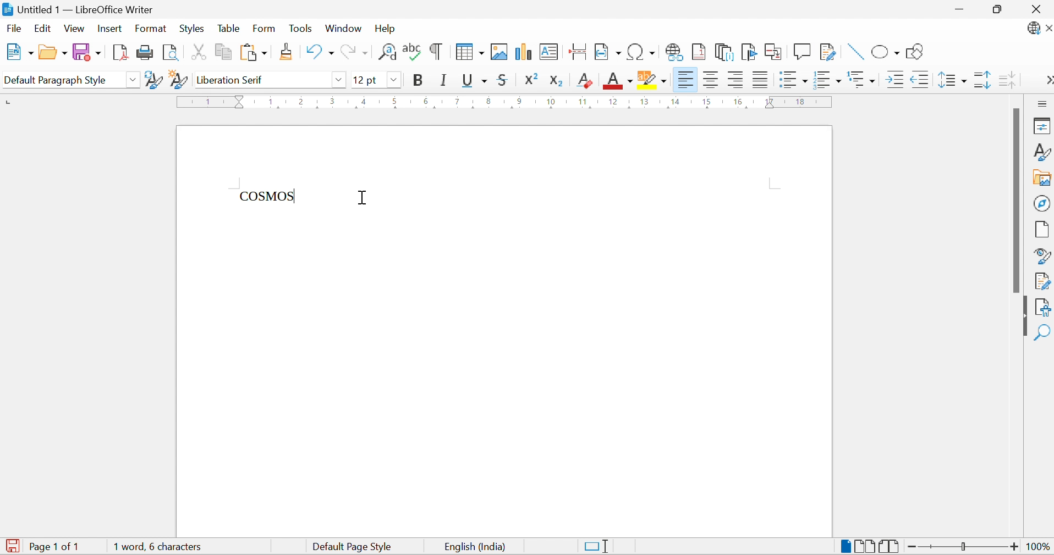 This screenshot has width=1054, height=555. I want to click on Standard Selection. Click to change selection mode., so click(599, 546).